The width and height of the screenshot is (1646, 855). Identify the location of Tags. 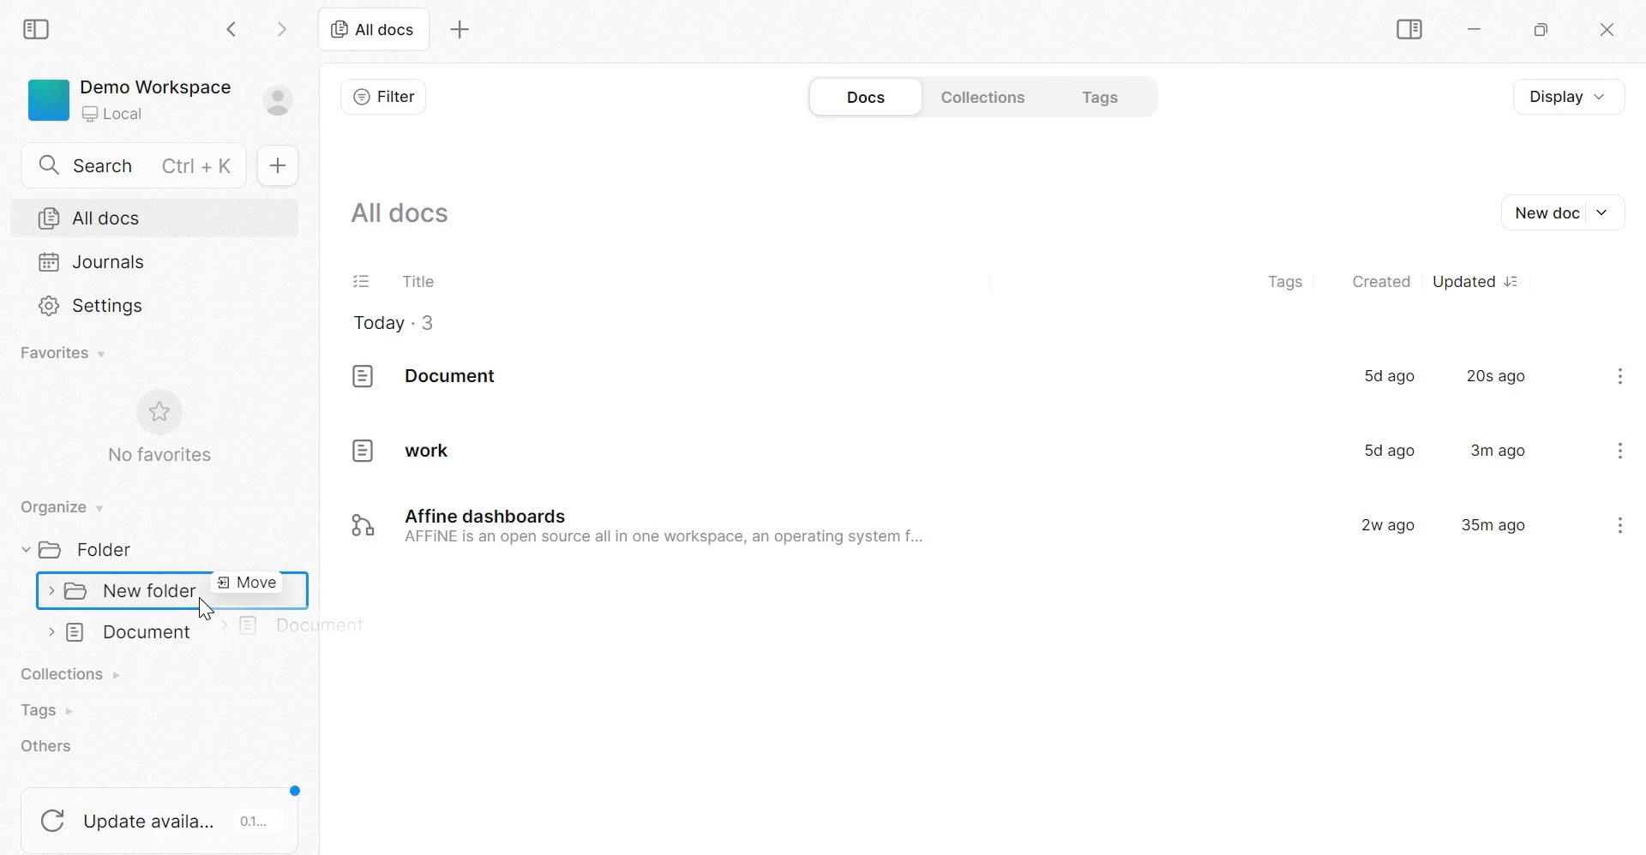
(47, 710).